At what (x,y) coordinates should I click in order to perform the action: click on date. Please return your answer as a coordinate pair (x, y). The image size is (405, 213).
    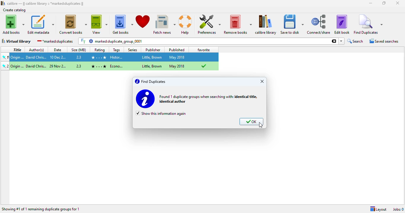
    Looking at the image, I should click on (59, 49).